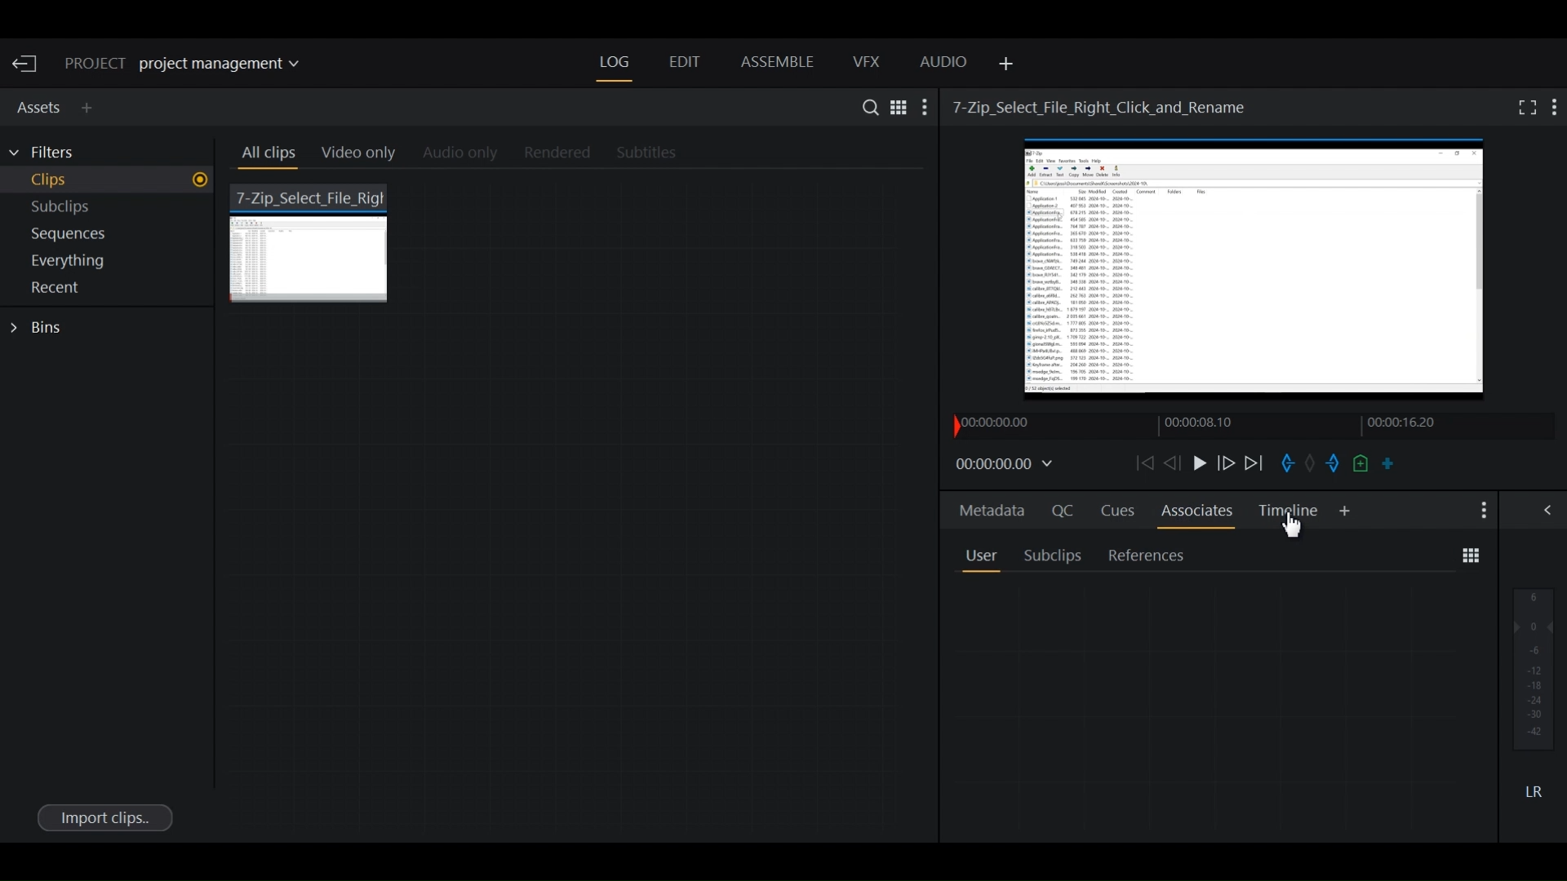 Image resolution: width=1567 pixels, height=881 pixels. What do you see at coordinates (1534, 790) in the screenshot?
I see `Mute` at bounding box center [1534, 790].